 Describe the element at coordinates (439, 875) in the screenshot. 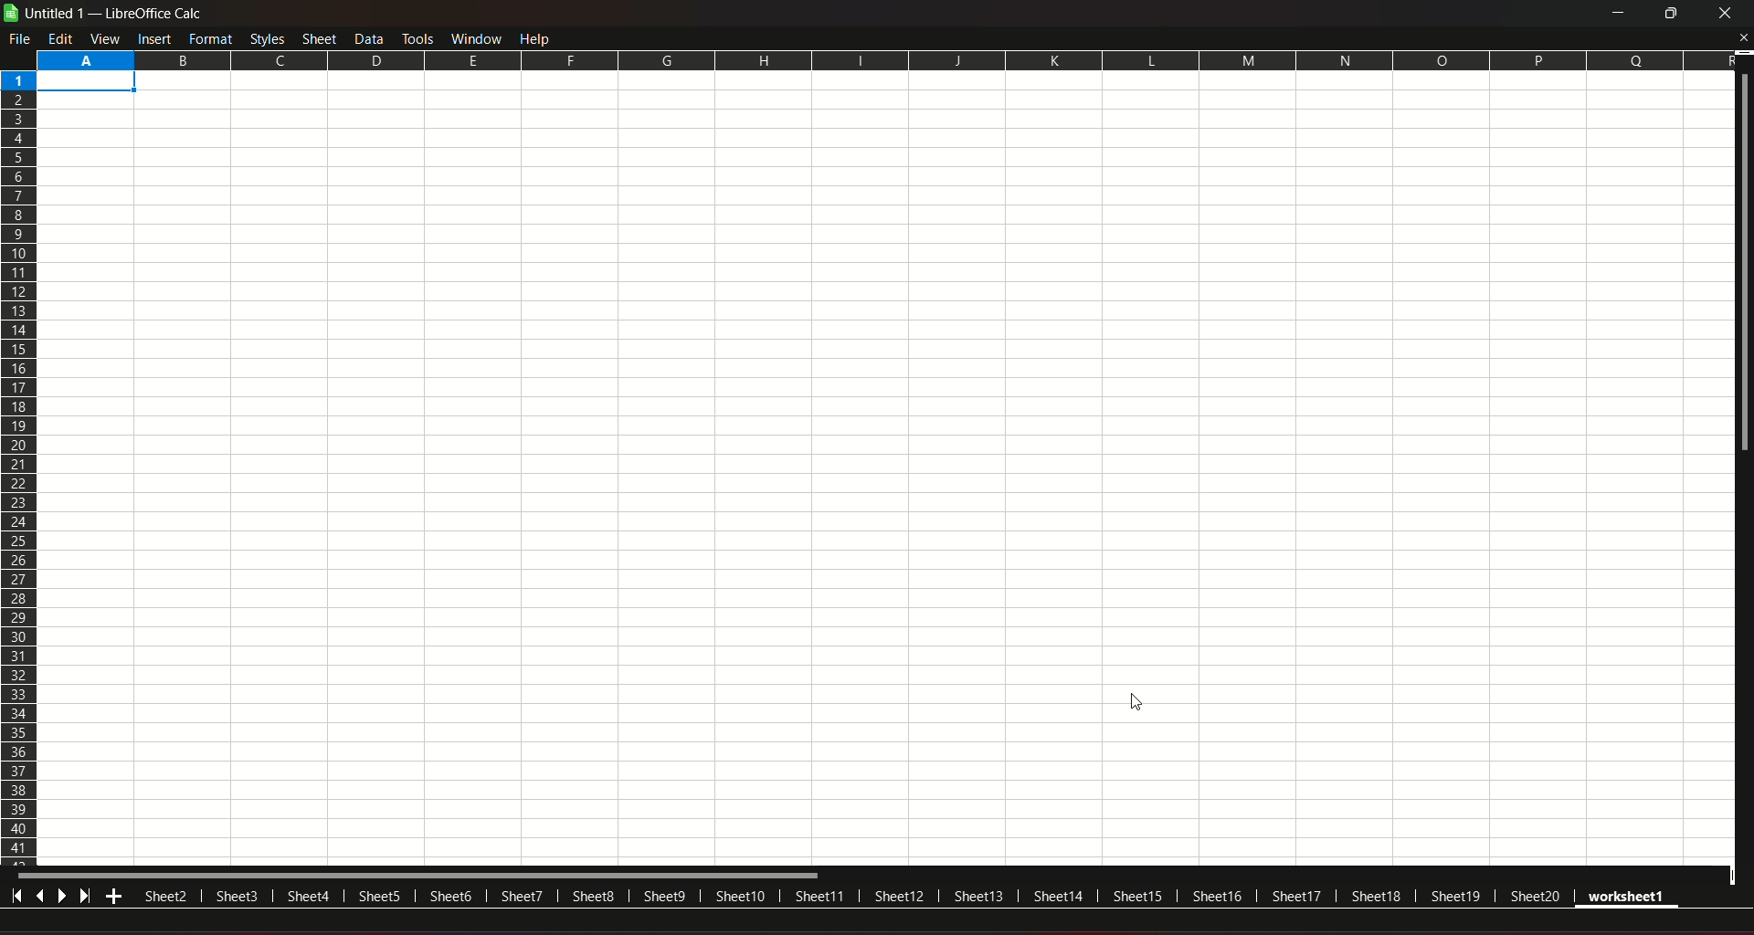

I see `scrollbar` at that location.